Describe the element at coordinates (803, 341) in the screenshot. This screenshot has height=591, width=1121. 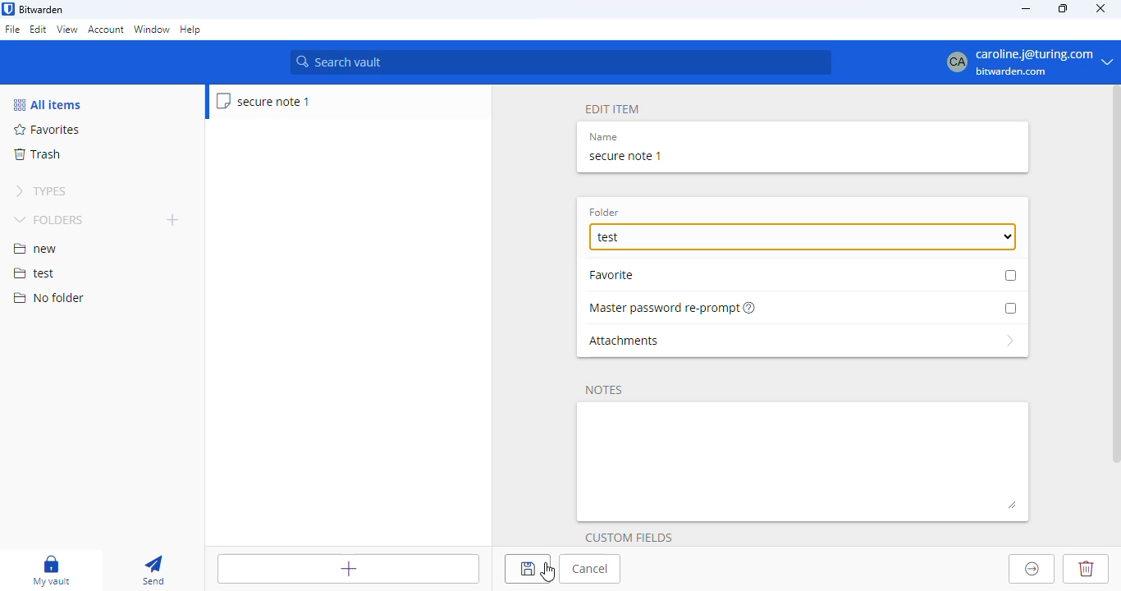
I see `attachments` at that location.